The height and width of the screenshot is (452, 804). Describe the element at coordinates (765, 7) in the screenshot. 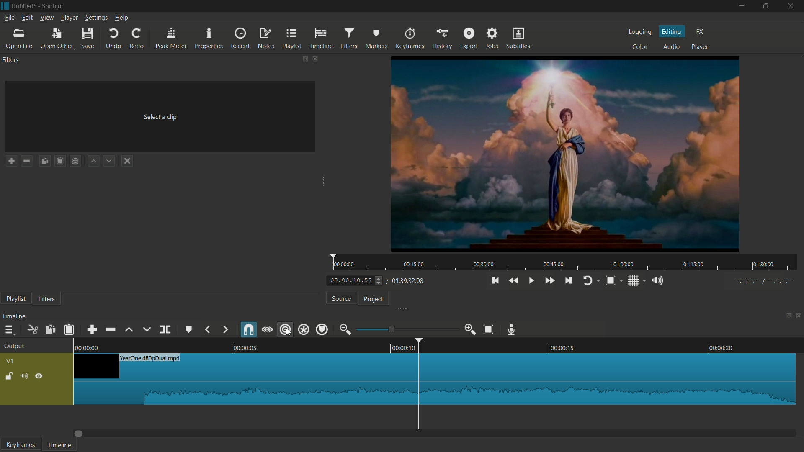

I see `maximize` at that location.